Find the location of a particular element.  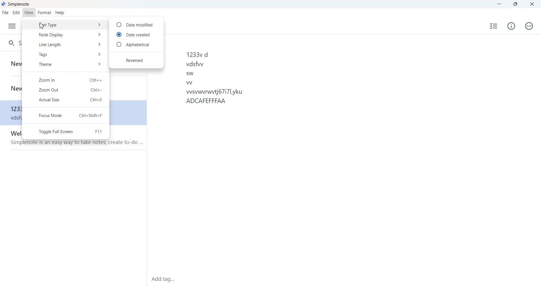

Tags is located at coordinates (66, 55).